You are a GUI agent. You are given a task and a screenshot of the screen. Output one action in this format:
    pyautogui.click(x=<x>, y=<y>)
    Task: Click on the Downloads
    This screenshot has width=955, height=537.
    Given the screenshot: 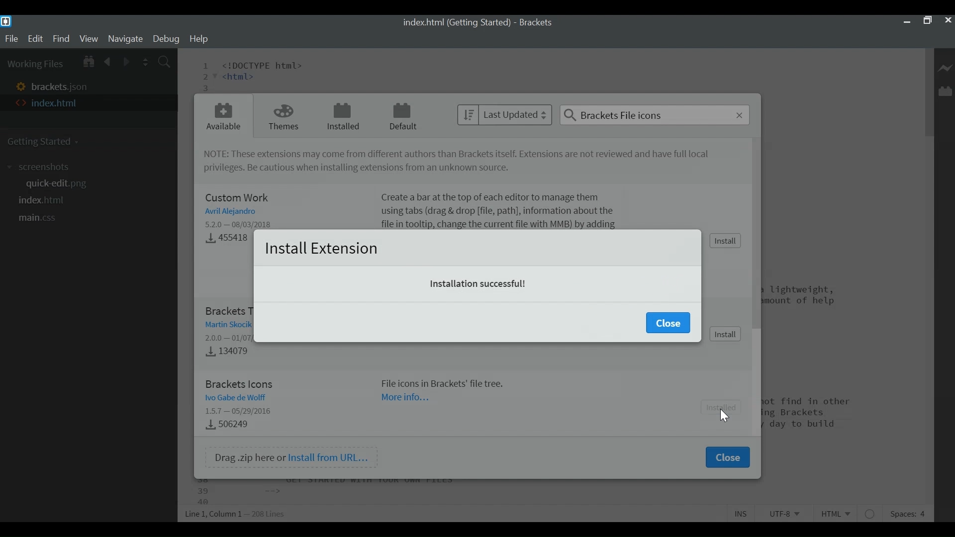 What is the action you would take?
    pyautogui.click(x=224, y=239)
    